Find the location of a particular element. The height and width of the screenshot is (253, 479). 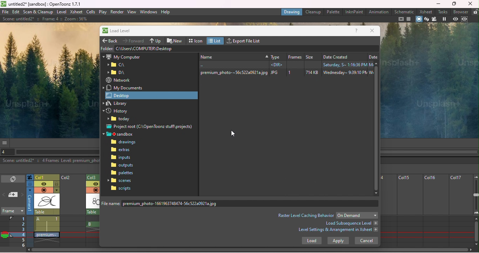

Help is located at coordinates (166, 12).